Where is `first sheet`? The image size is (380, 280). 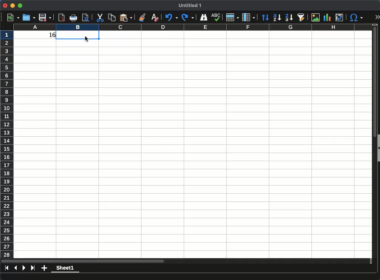 first sheet is located at coordinates (7, 268).